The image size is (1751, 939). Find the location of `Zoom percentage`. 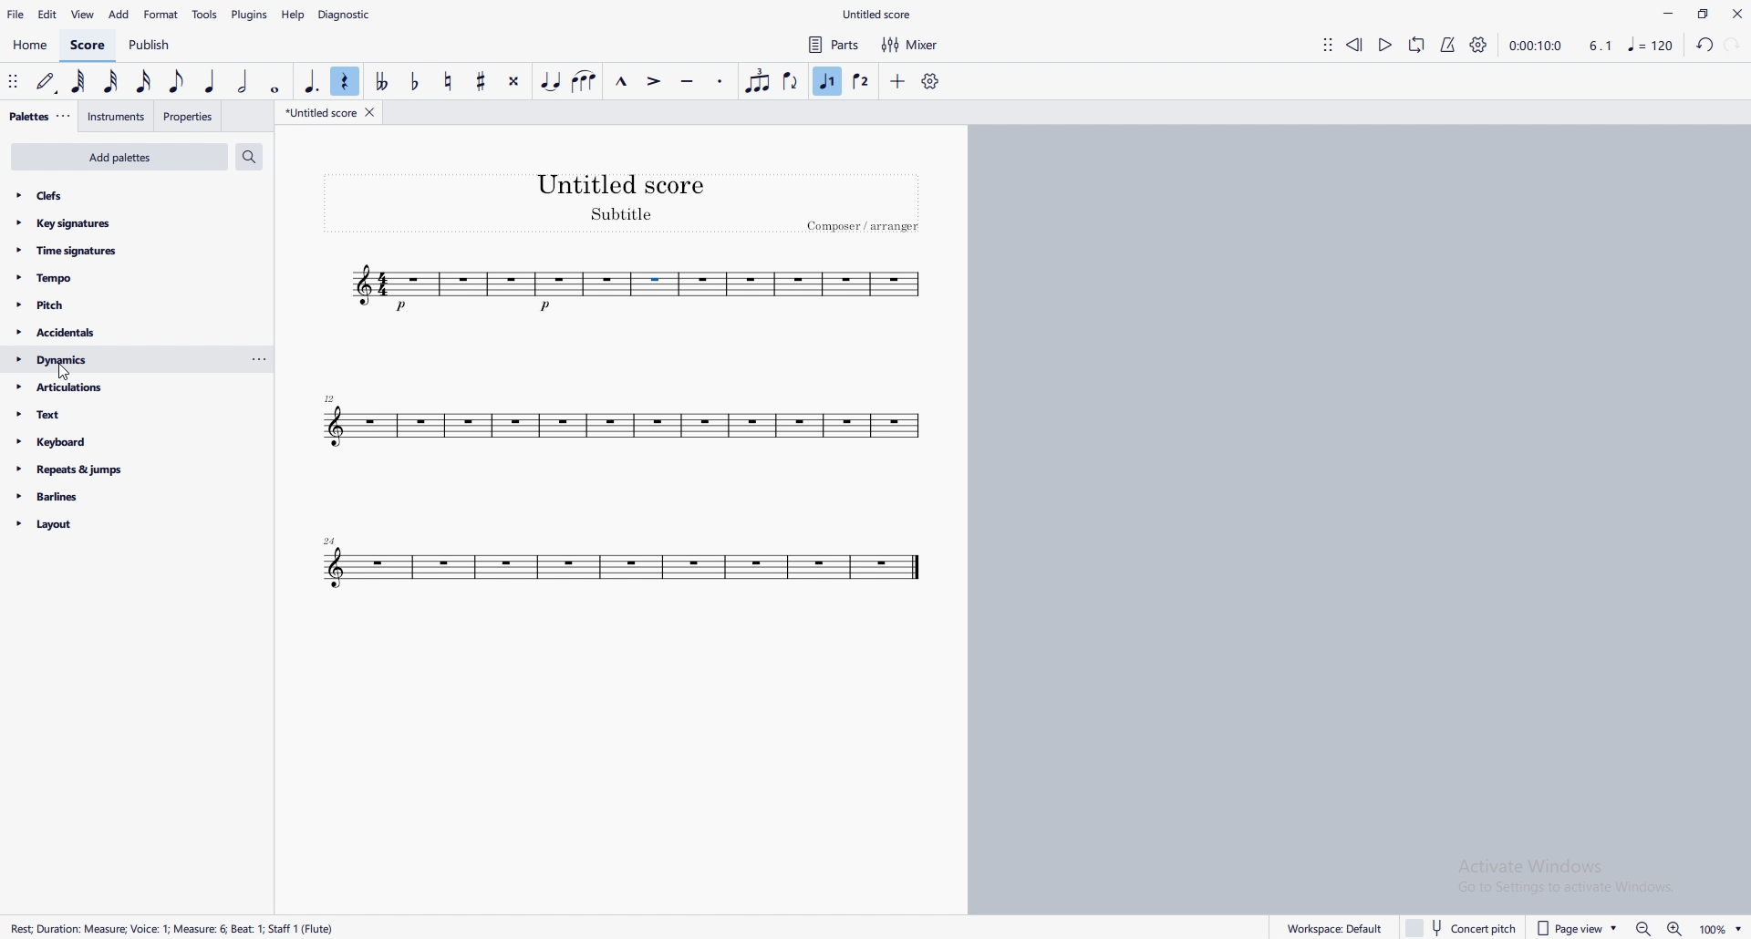

Zoom percentage is located at coordinates (1716, 927).